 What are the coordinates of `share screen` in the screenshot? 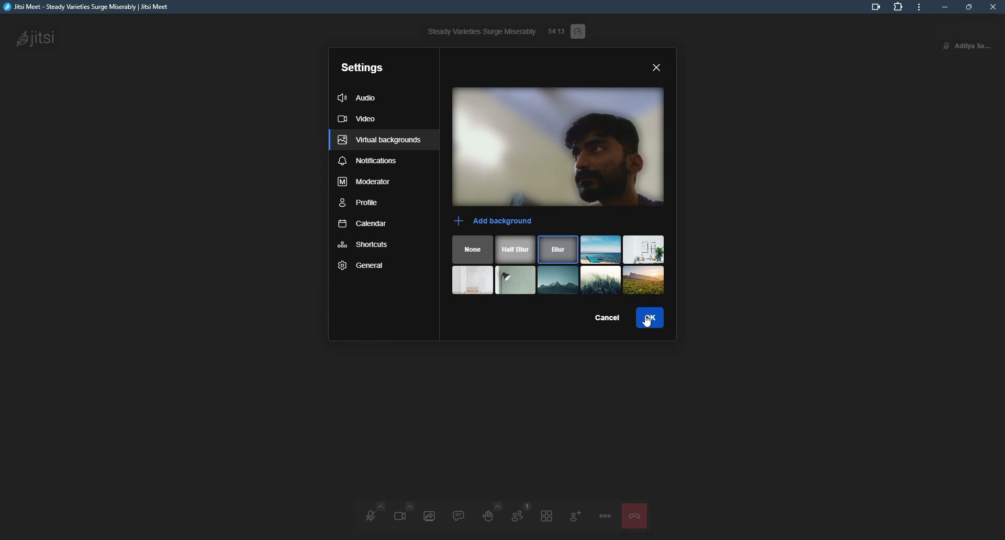 It's located at (429, 515).